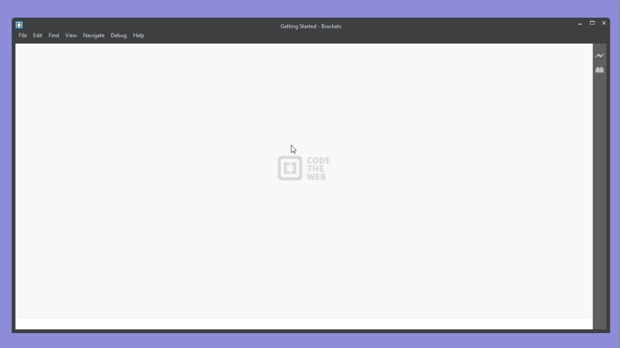 This screenshot has height=348, width=620. I want to click on CODE THE WEB, so click(295, 170).